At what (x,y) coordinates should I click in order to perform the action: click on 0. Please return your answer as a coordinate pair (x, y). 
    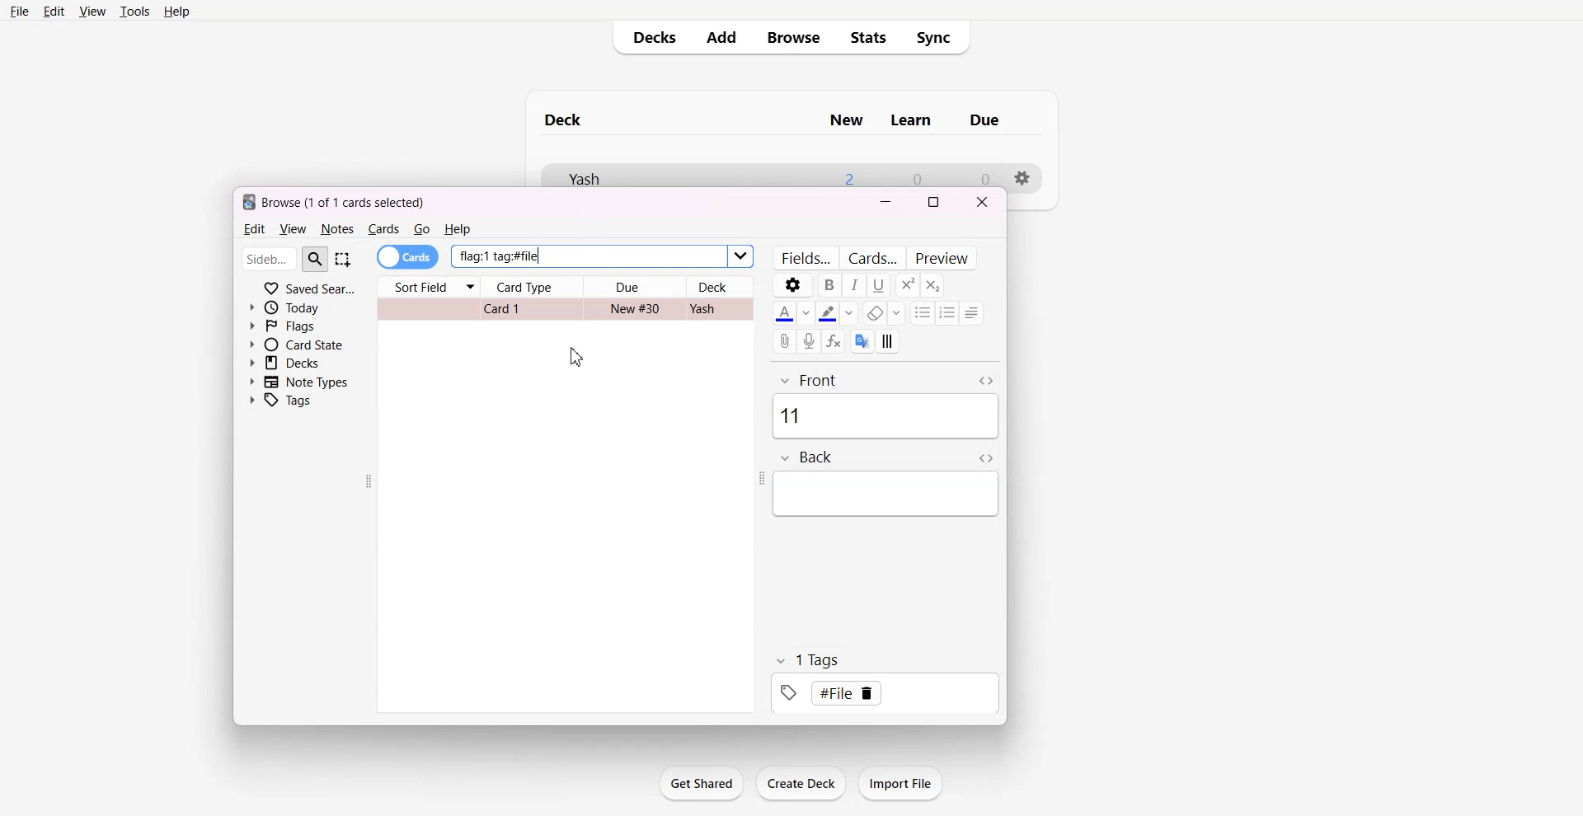
    Looking at the image, I should click on (978, 174).